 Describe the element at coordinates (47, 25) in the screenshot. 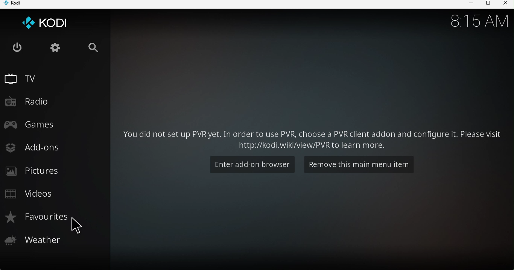

I see `KODI icon` at that location.